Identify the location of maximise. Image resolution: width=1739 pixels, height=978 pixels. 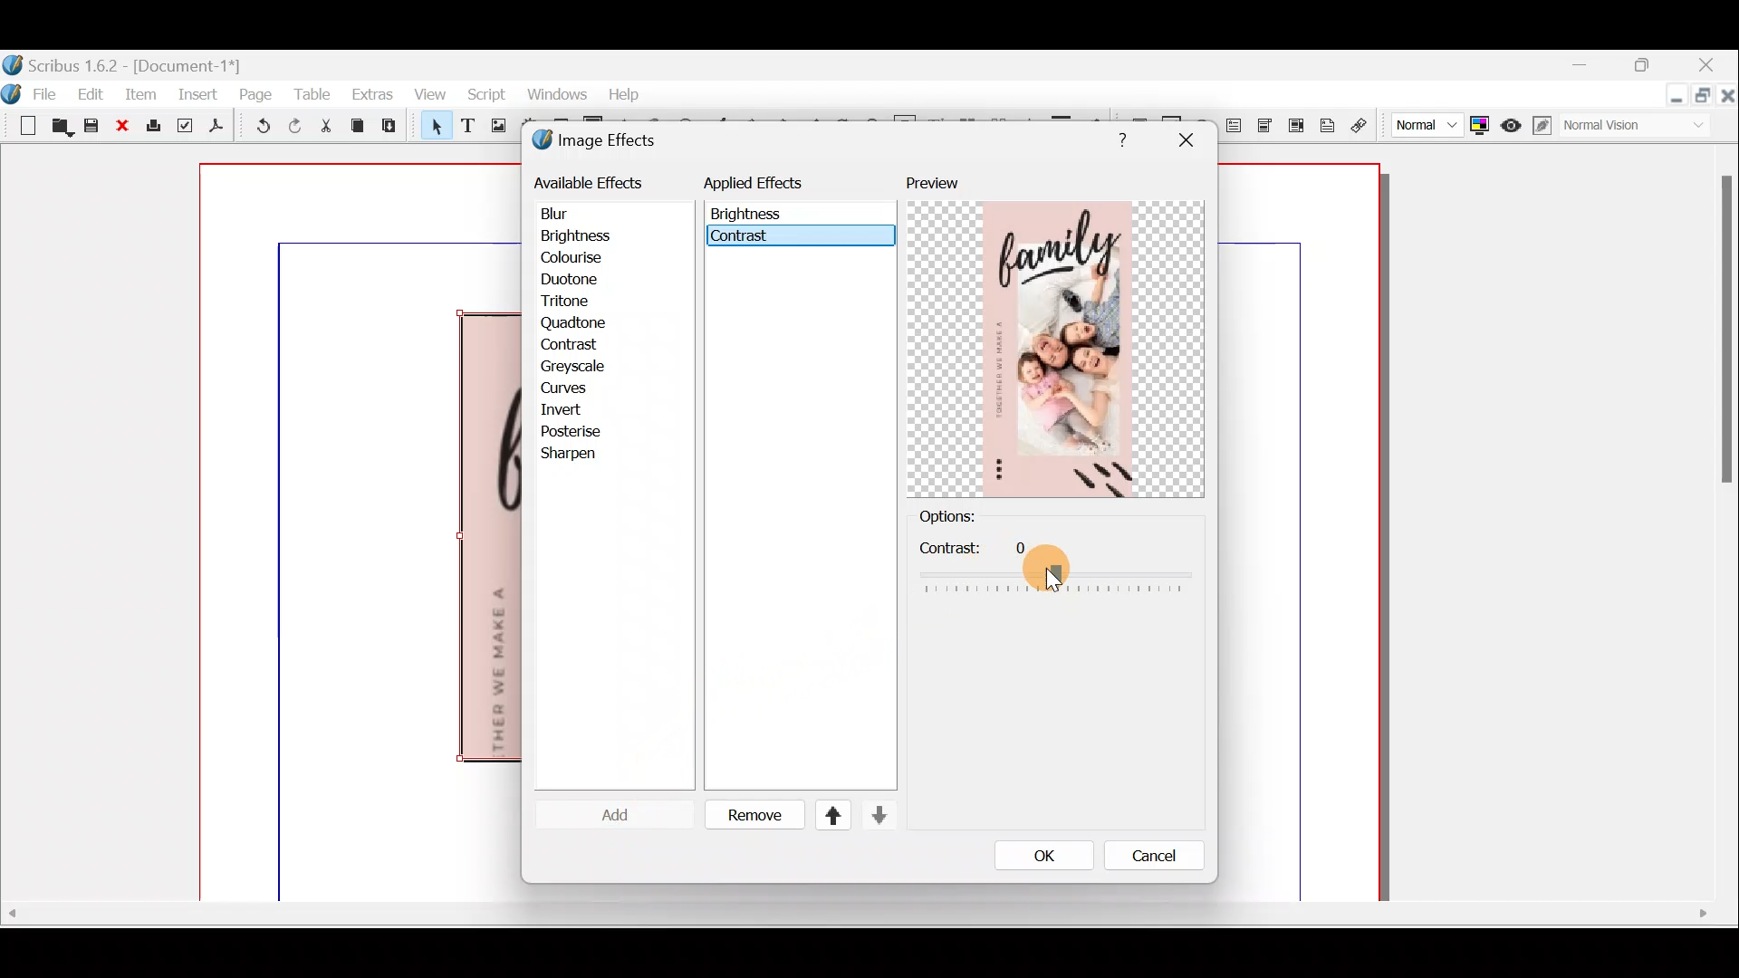
(1648, 68).